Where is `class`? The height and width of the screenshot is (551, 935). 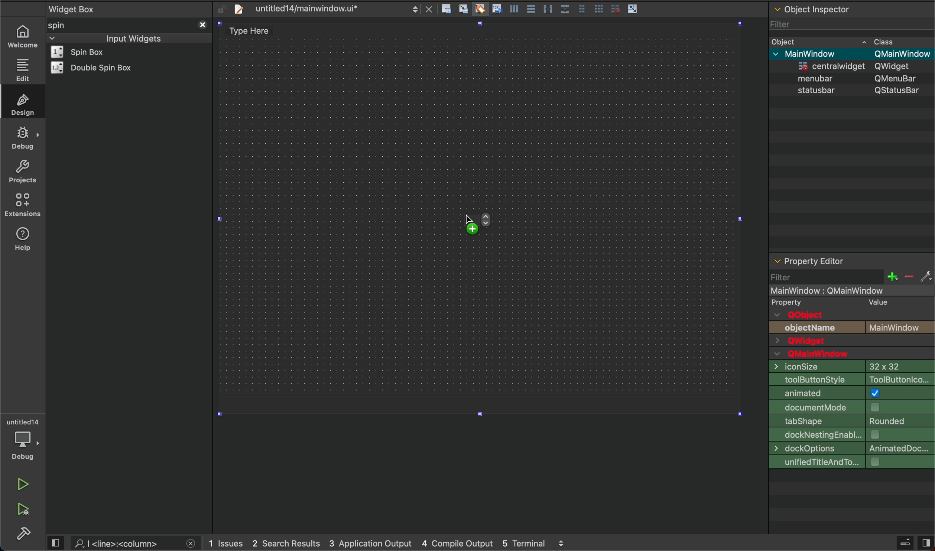
class is located at coordinates (885, 40).